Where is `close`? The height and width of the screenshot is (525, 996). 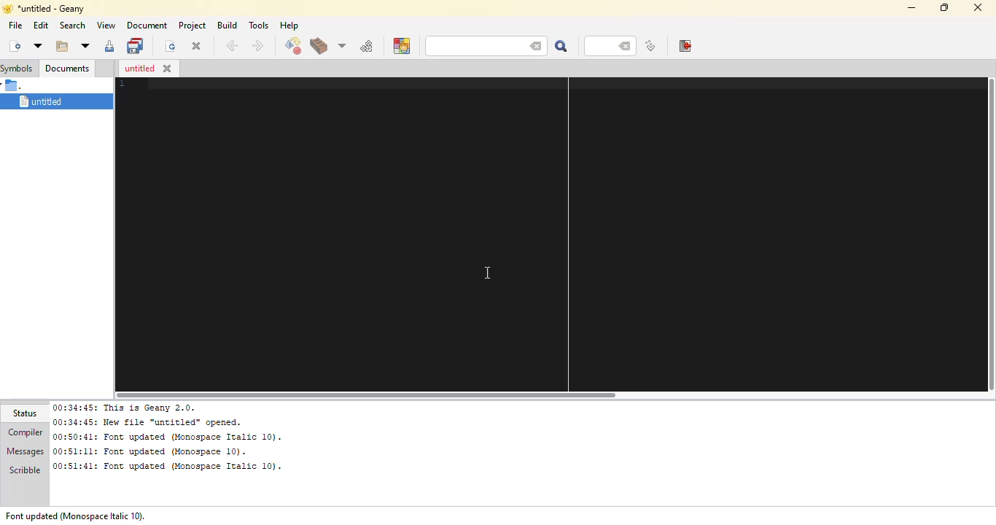 close is located at coordinates (196, 47).